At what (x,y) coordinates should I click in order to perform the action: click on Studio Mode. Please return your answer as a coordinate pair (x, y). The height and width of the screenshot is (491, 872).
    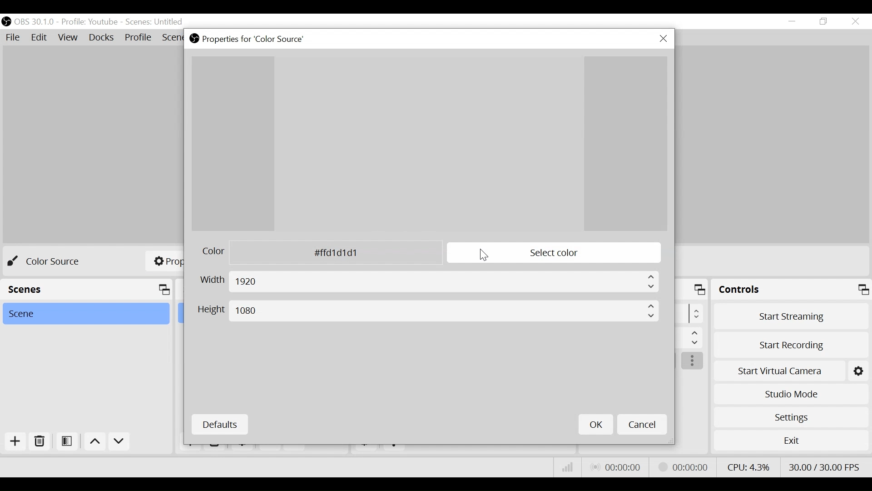
    Looking at the image, I should click on (791, 394).